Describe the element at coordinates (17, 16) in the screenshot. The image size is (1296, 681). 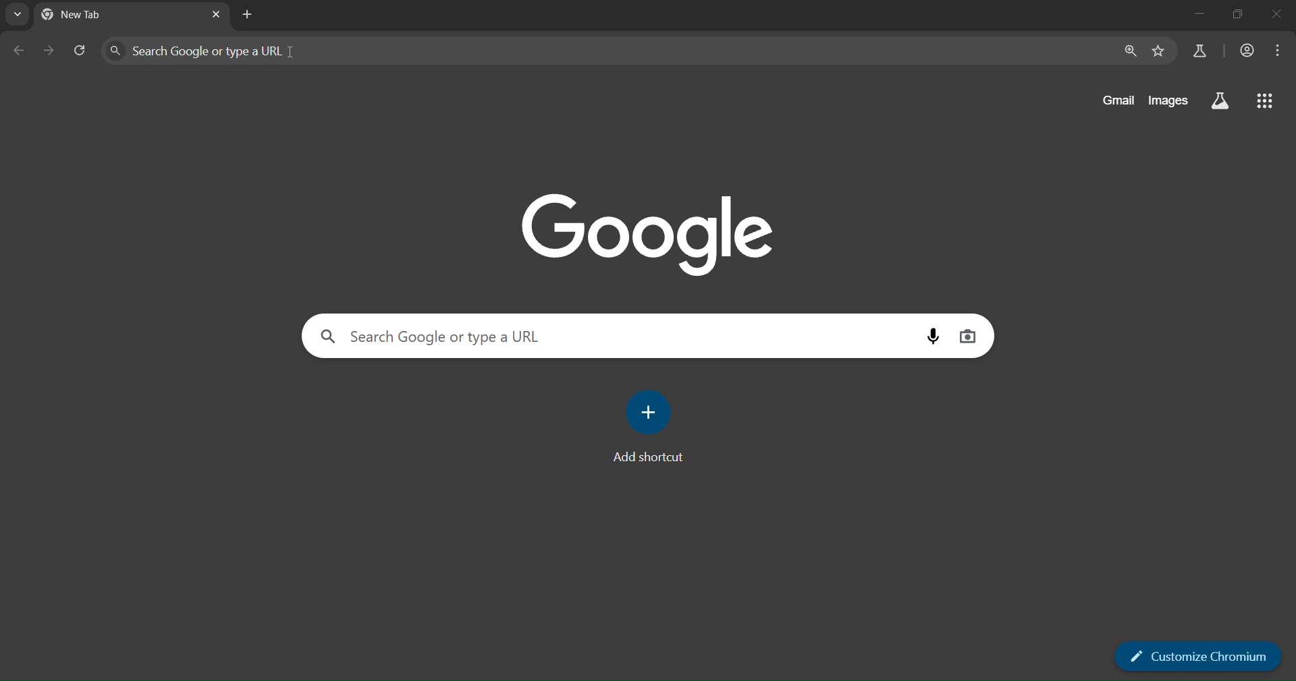
I see `search tabs` at that location.